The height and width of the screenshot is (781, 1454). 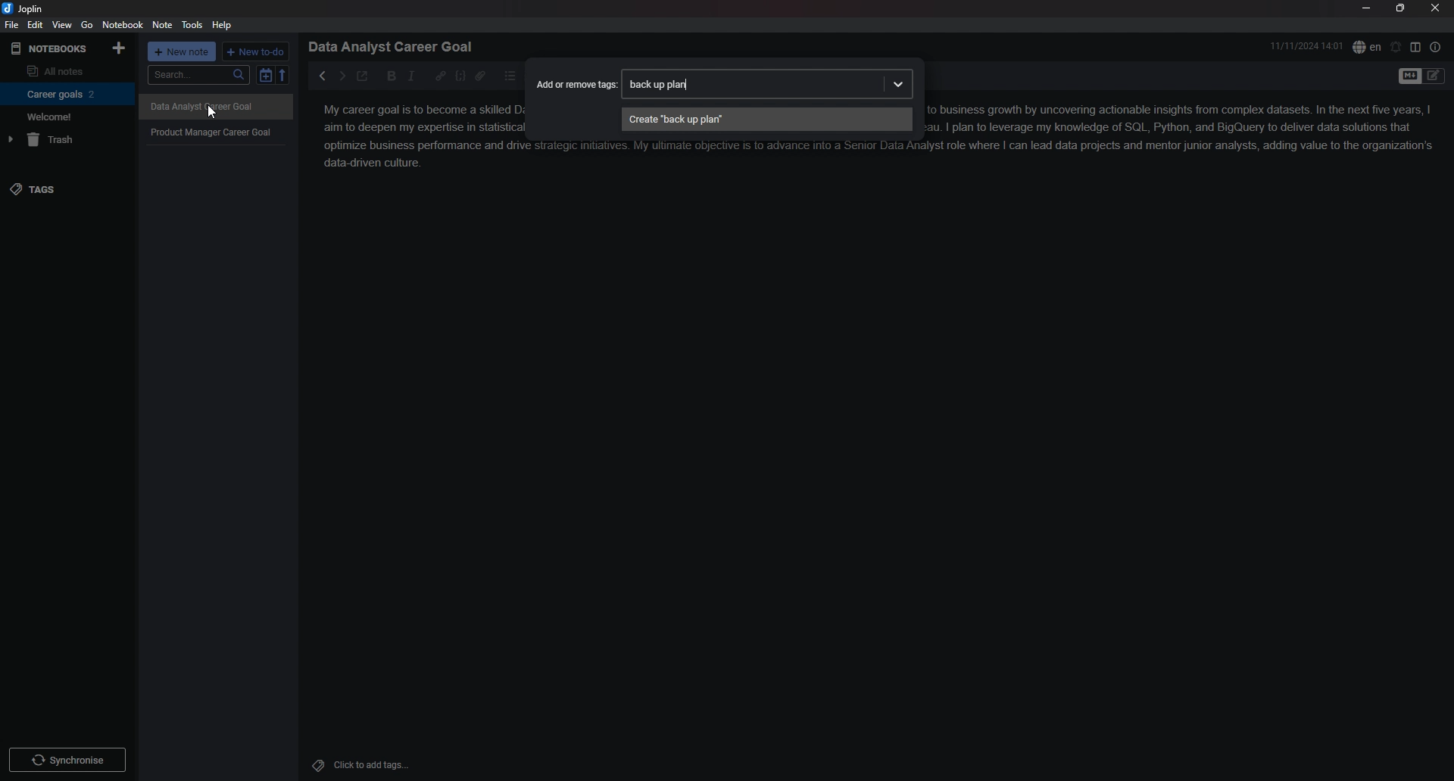 What do you see at coordinates (314, 764) in the screenshot?
I see `Tags` at bounding box center [314, 764].